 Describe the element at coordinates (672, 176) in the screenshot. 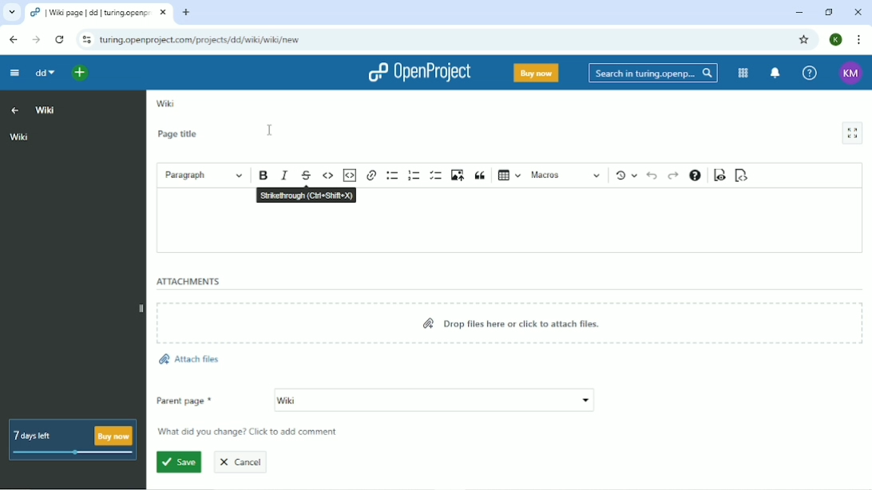

I see `Redo` at that location.